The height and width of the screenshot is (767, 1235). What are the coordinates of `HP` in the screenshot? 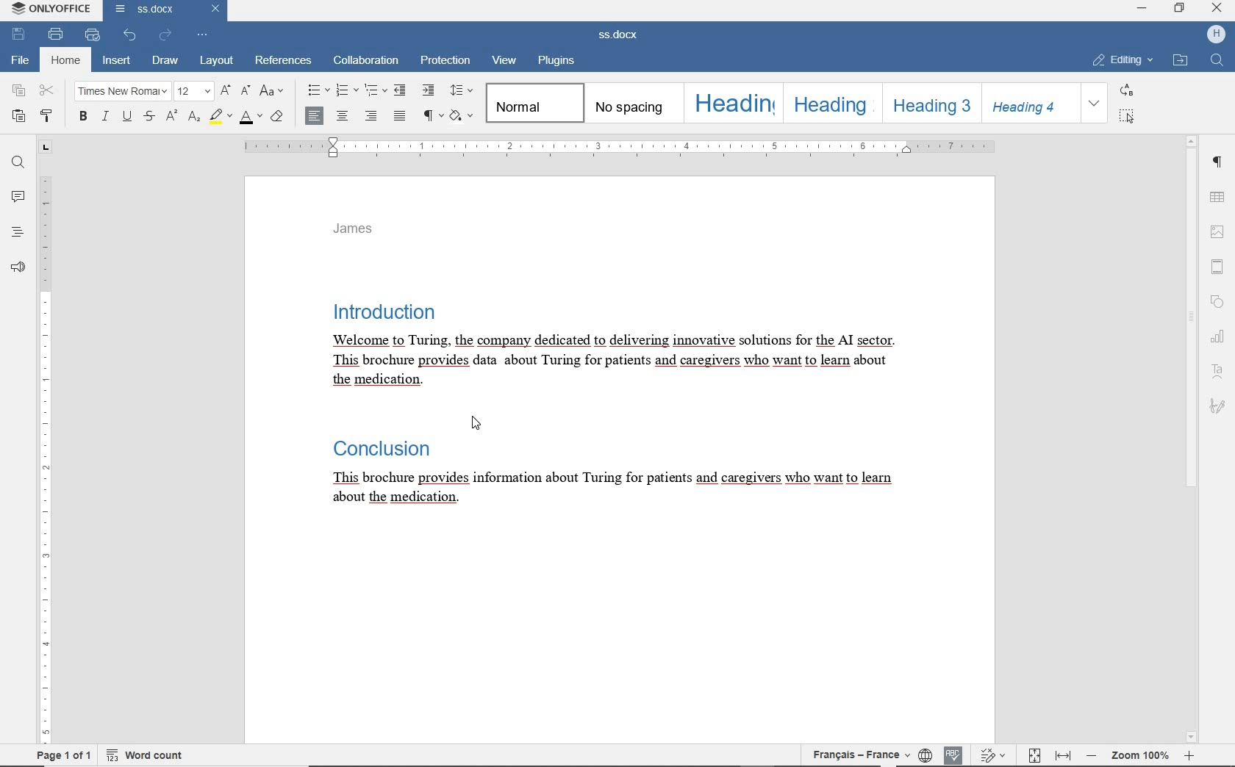 It's located at (1217, 34).